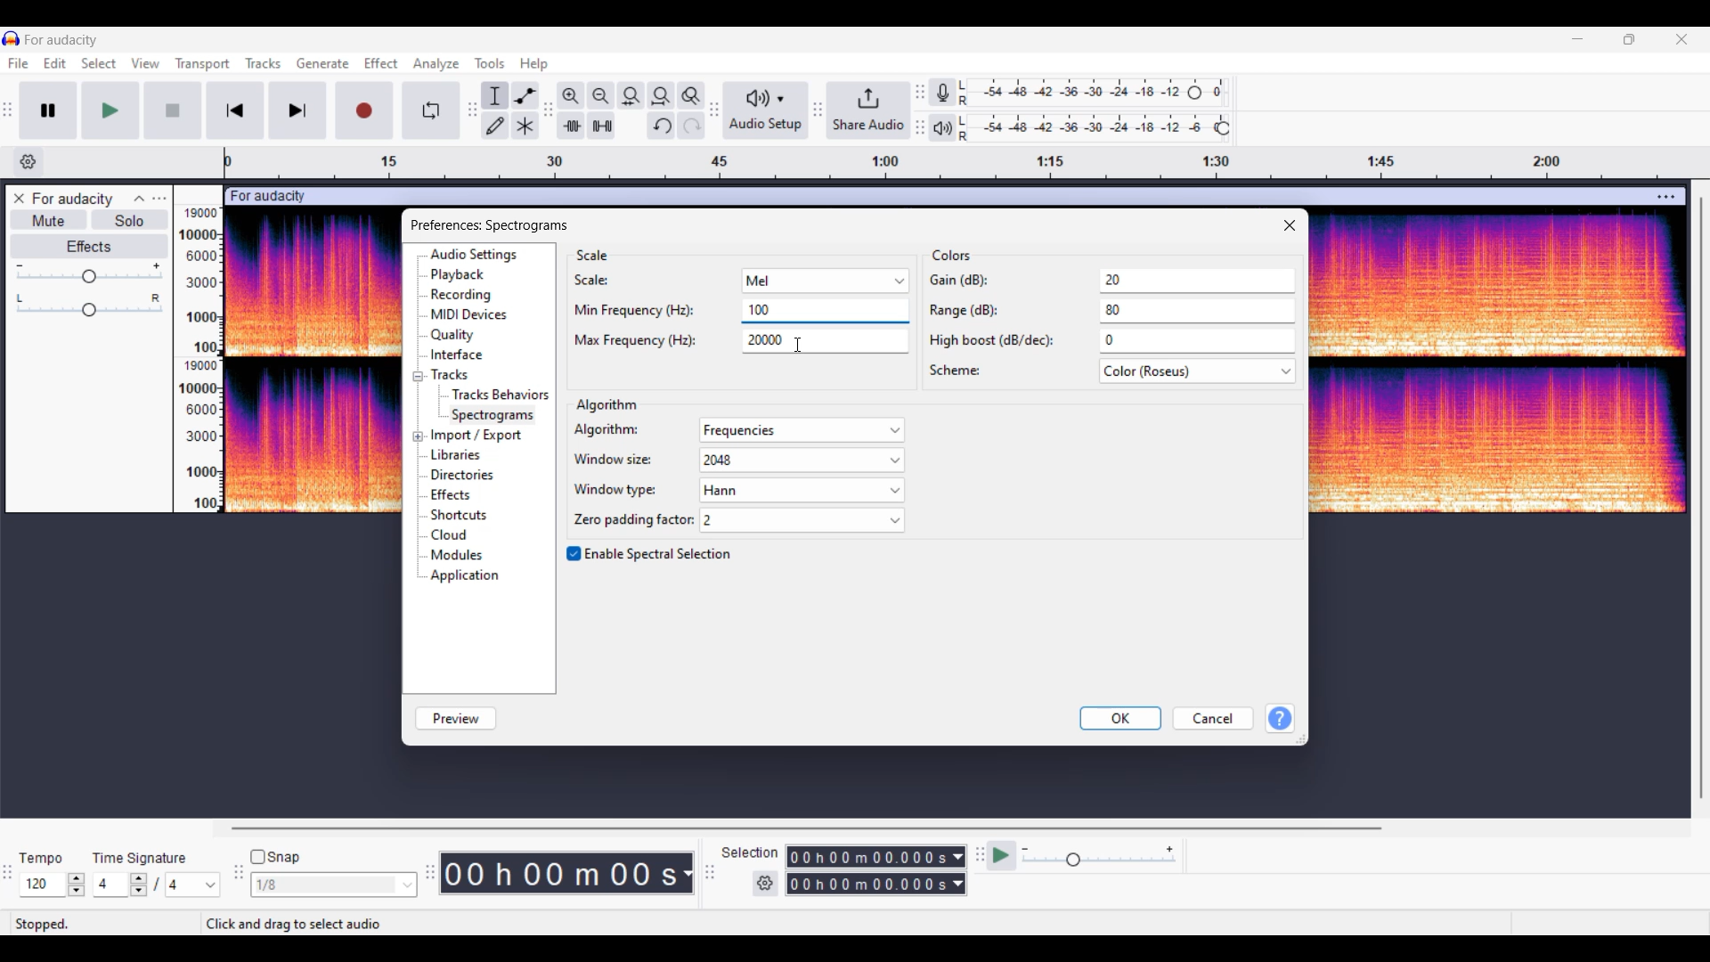 The height and width of the screenshot is (962, 1710). Describe the element at coordinates (275, 857) in the screenshot. I see `Snap toggle` at that location.